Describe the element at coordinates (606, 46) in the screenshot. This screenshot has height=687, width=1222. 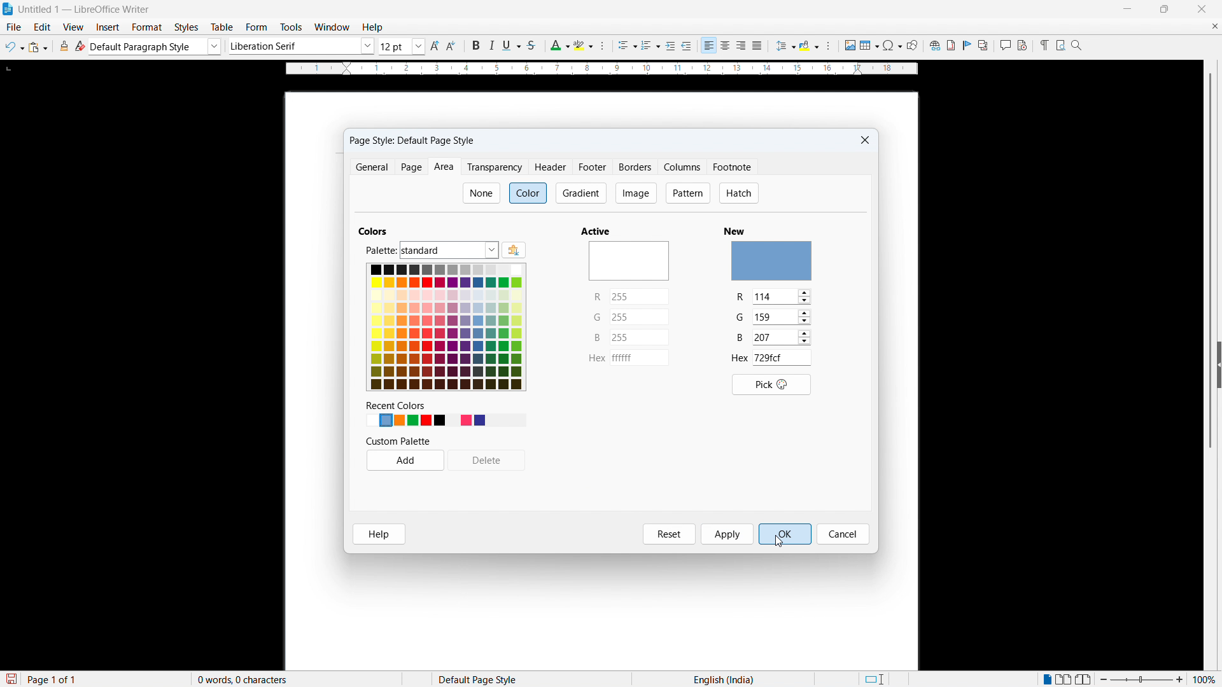
I see `Character ` at that location.